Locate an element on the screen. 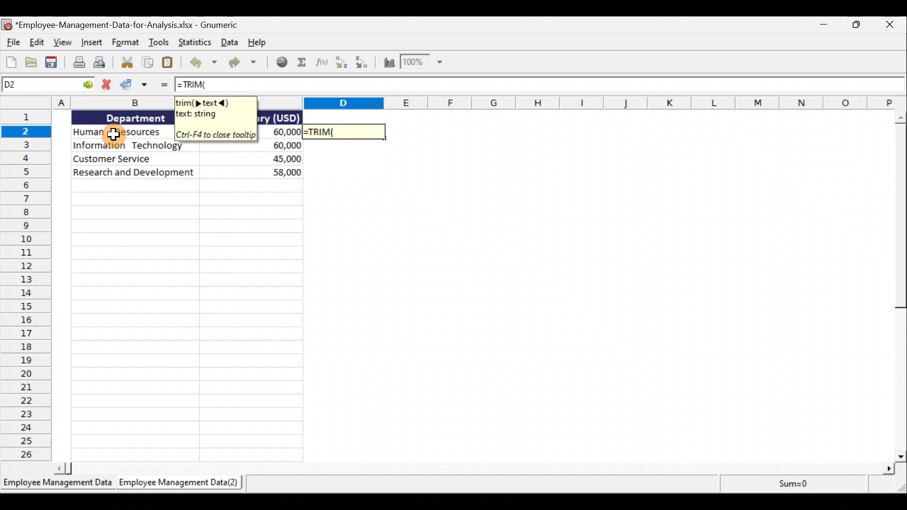 The width and height of the screenshot is (907, 510). data is located at coordinates (279, 144).